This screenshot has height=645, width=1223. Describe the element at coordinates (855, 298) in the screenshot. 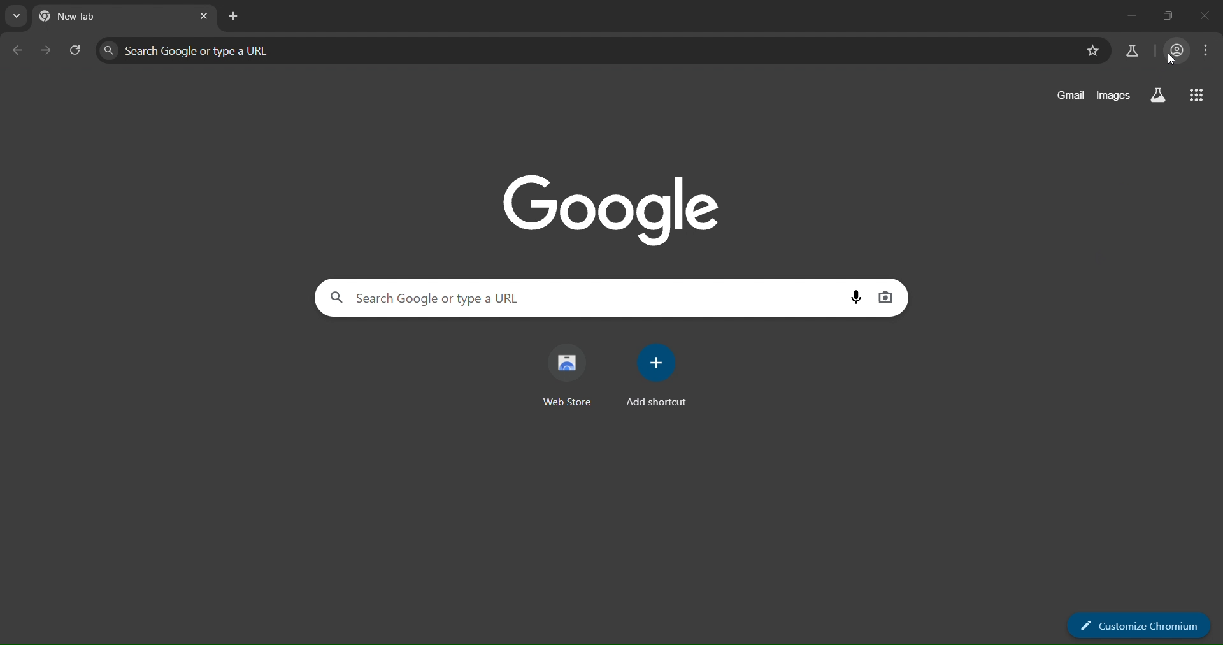

I see `voice search` at that location.